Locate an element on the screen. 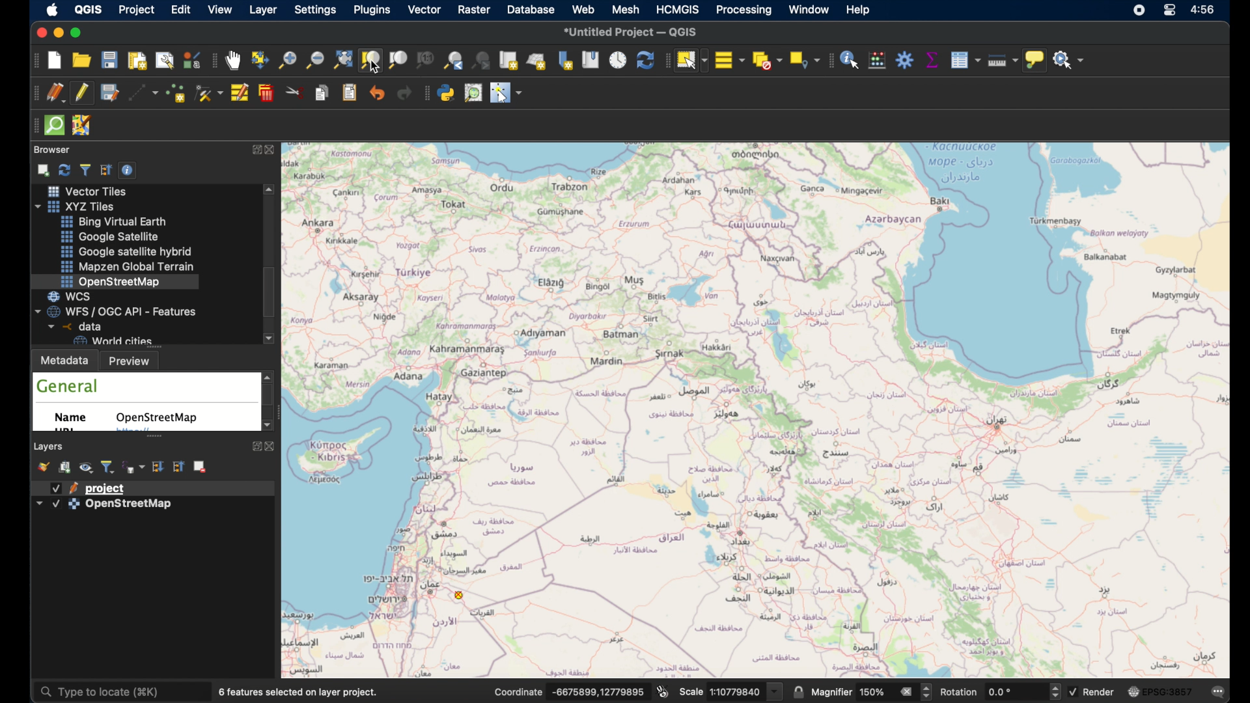  zoom to selection is located at coordinates (373, 60).